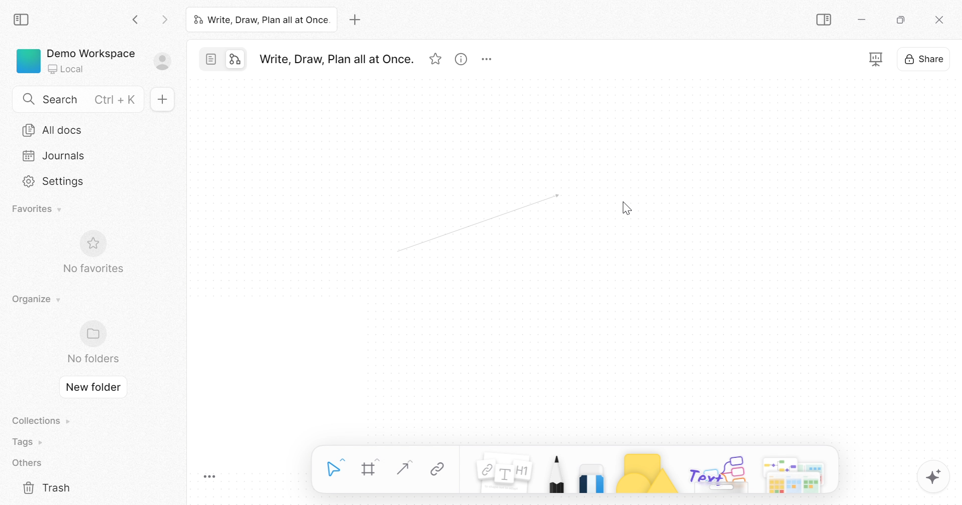 Image resolution: width=962 pixels, height=505 pixels. Describe the element at coordinates (335, 468) in the screenshot. I see `Select` at that location.